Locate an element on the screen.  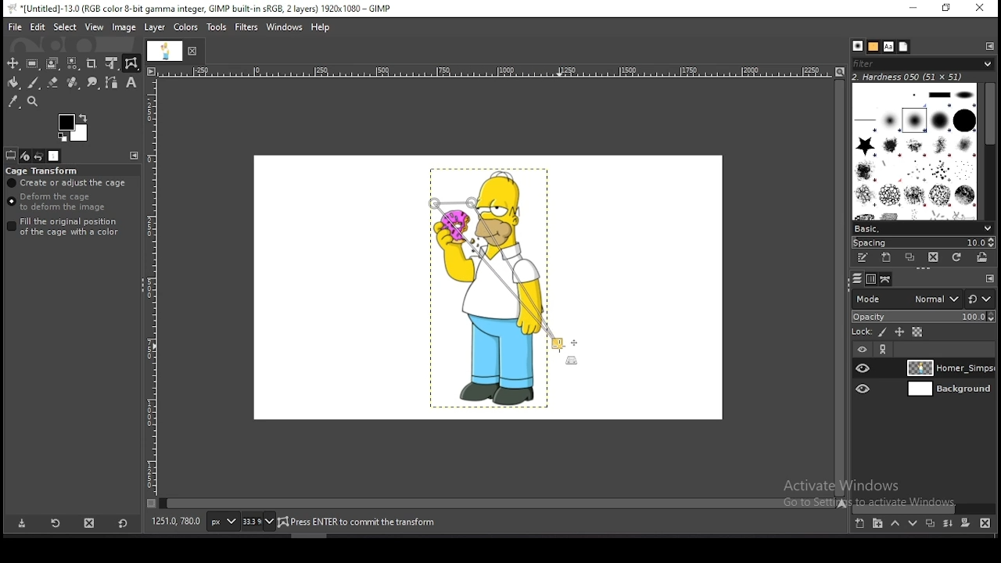
text tool is located at coordinates (131, 83).